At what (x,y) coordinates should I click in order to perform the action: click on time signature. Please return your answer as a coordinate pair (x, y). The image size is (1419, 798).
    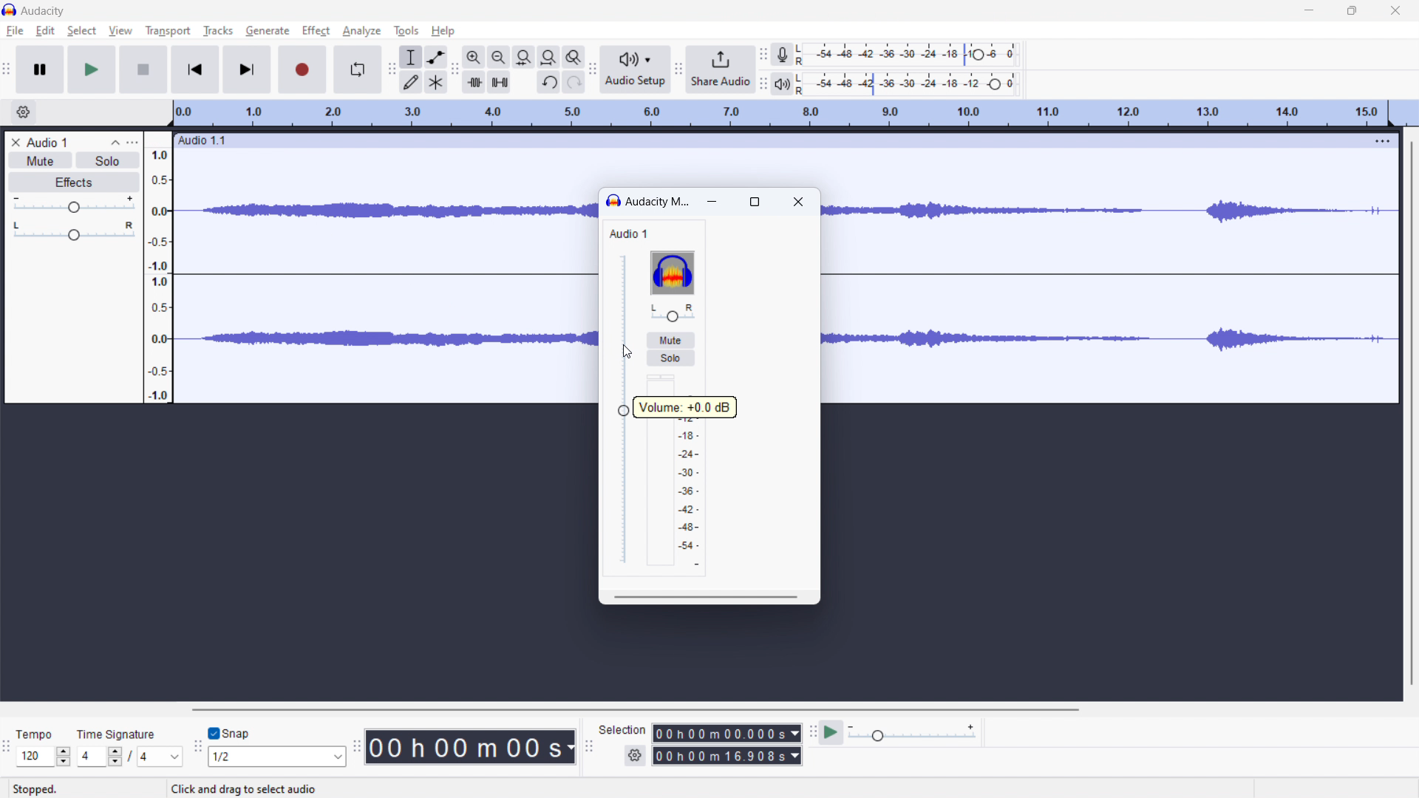
    Looking at the image, I should click on (125, 730).